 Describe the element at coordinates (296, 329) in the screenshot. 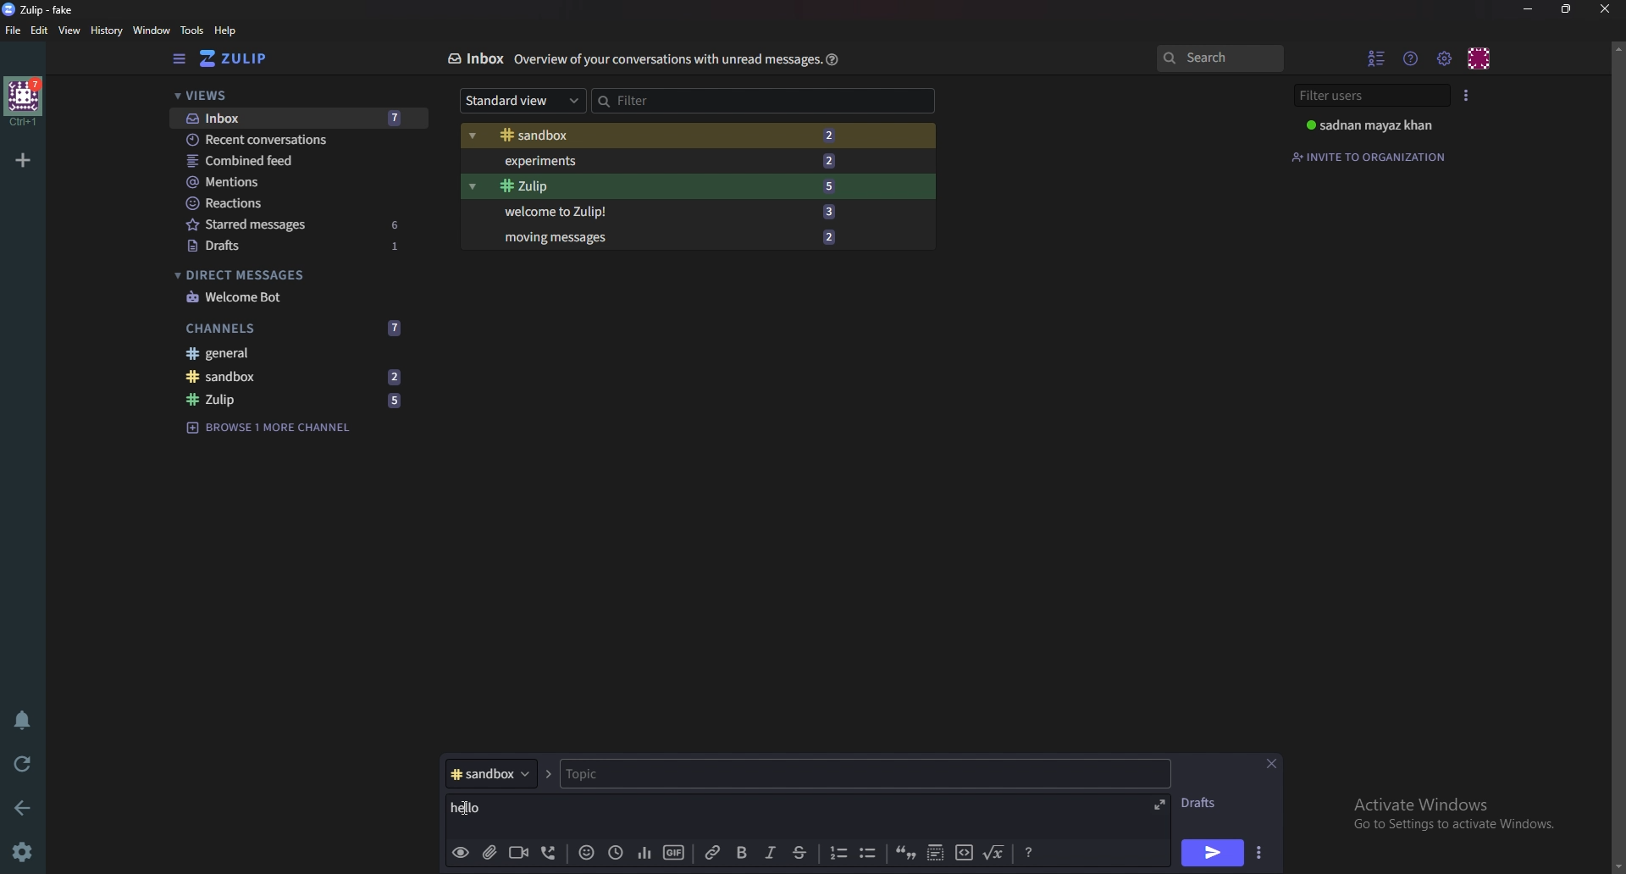

I see `Channels 7` at that location.